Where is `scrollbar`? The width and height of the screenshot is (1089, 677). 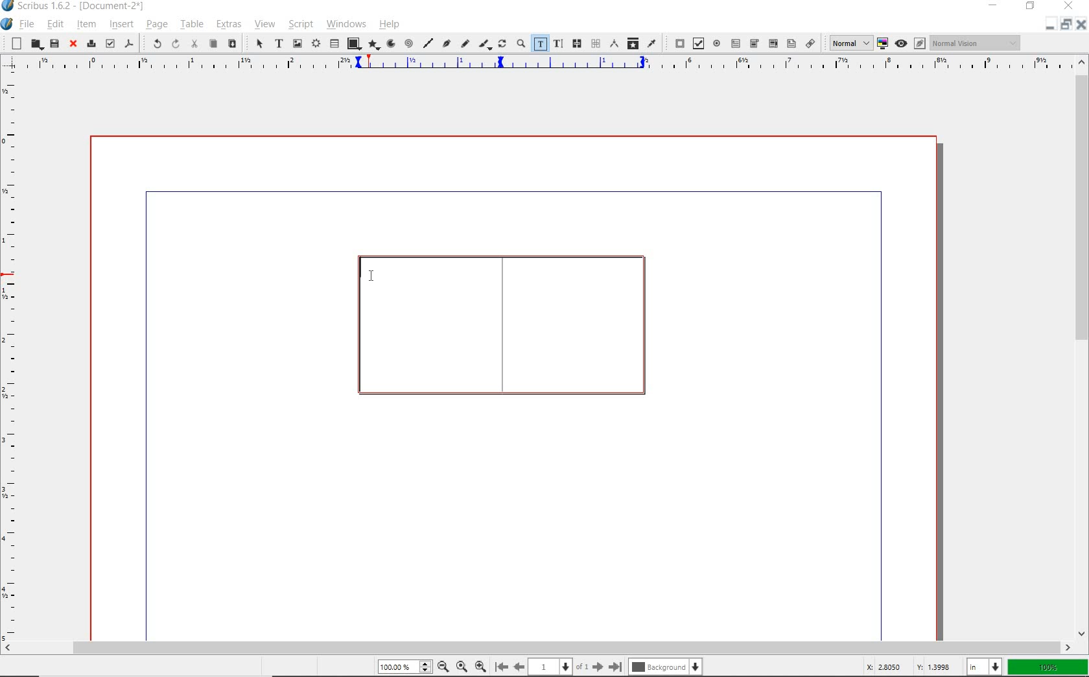
scrollbar is located at coordinates (1083, 348).